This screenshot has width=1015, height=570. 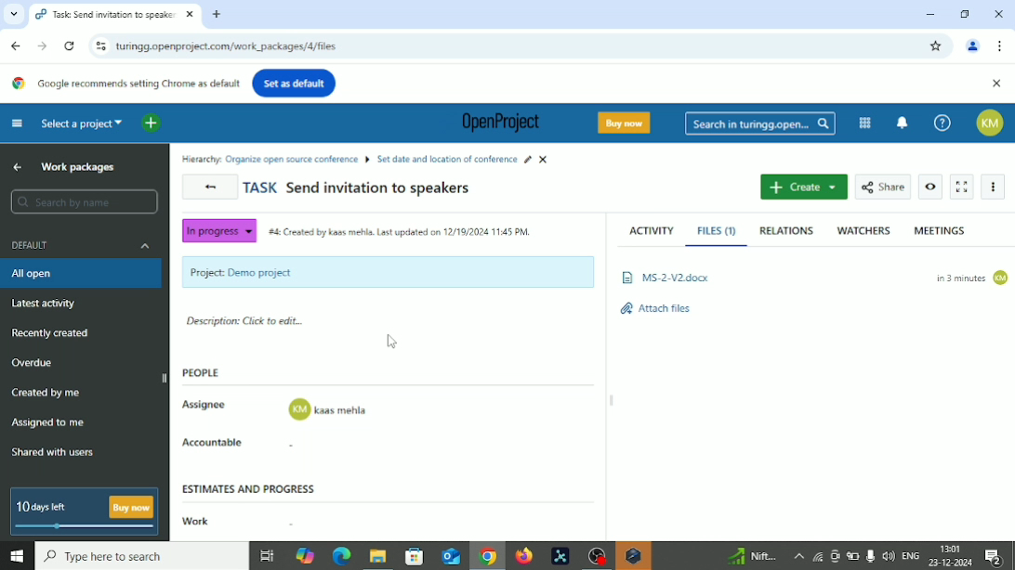 What do you see at coordinates (815, 556) in the screenshot?
I see `Wifi` at bounding box center [815, 556].